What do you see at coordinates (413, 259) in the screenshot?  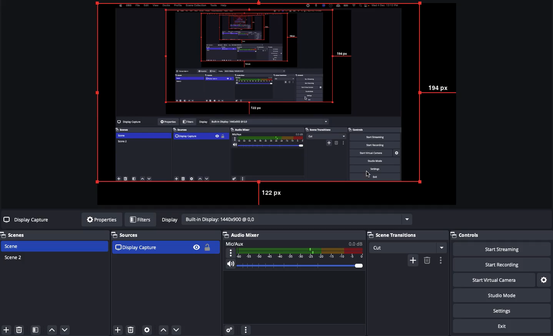 I see `Add` at bounding box center [413, 259].